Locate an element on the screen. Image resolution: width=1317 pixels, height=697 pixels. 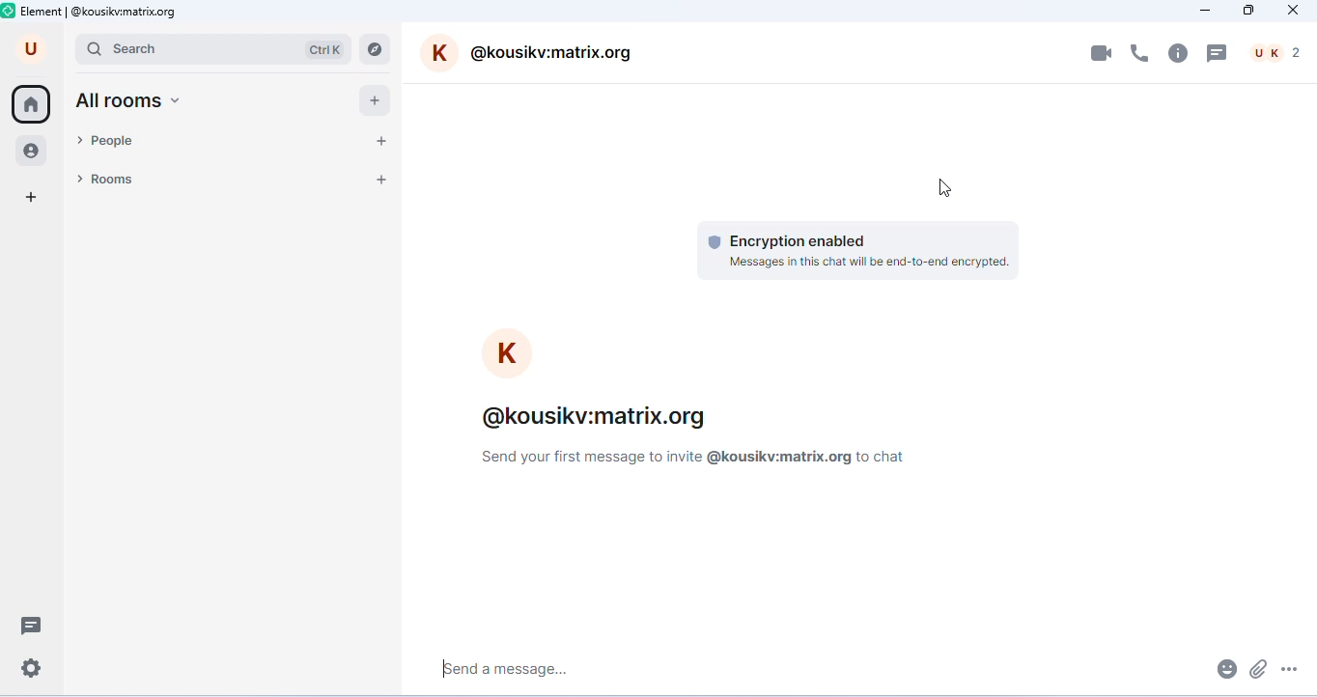
home is located at coordinates (31, 104).